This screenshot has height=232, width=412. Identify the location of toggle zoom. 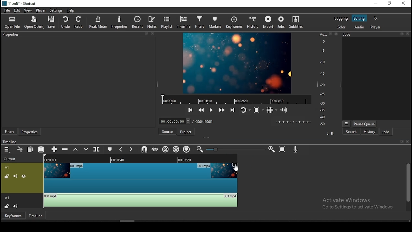
(258, 111).